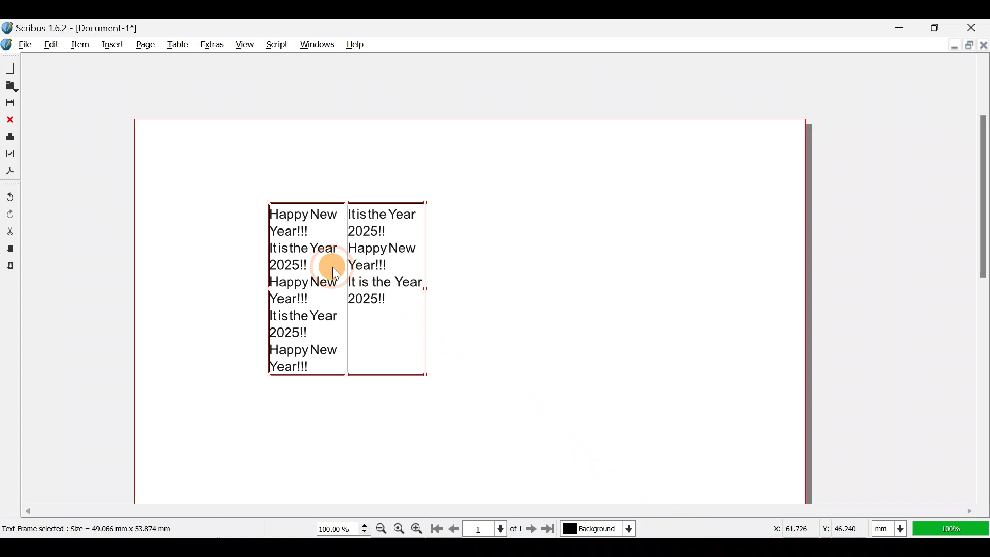 The image size is (990, 557). Describe the element at coordinates (382, 526) in the screenshot. I see `Zoom out by the stepping value in tools preferences` at that location.